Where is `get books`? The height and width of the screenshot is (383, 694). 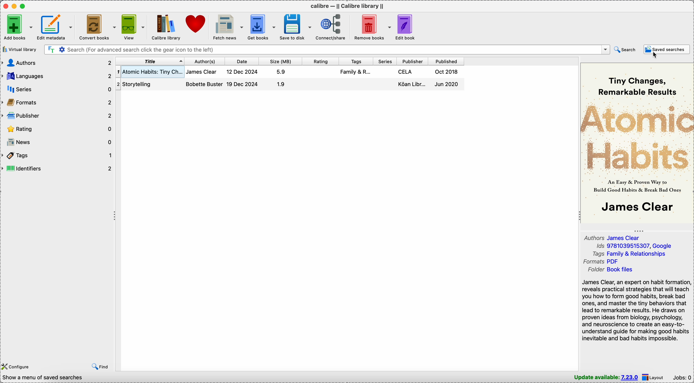
get books is located at coordinates (262, 26).